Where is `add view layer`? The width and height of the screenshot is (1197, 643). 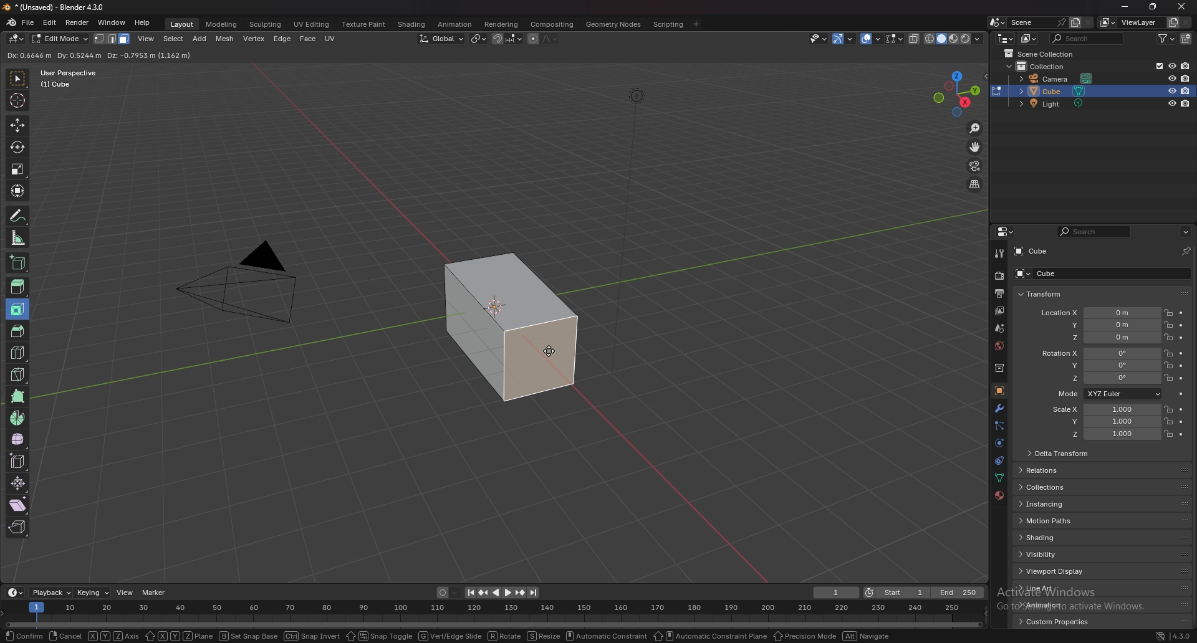 add view layer is located at coordinates (1172, 22).